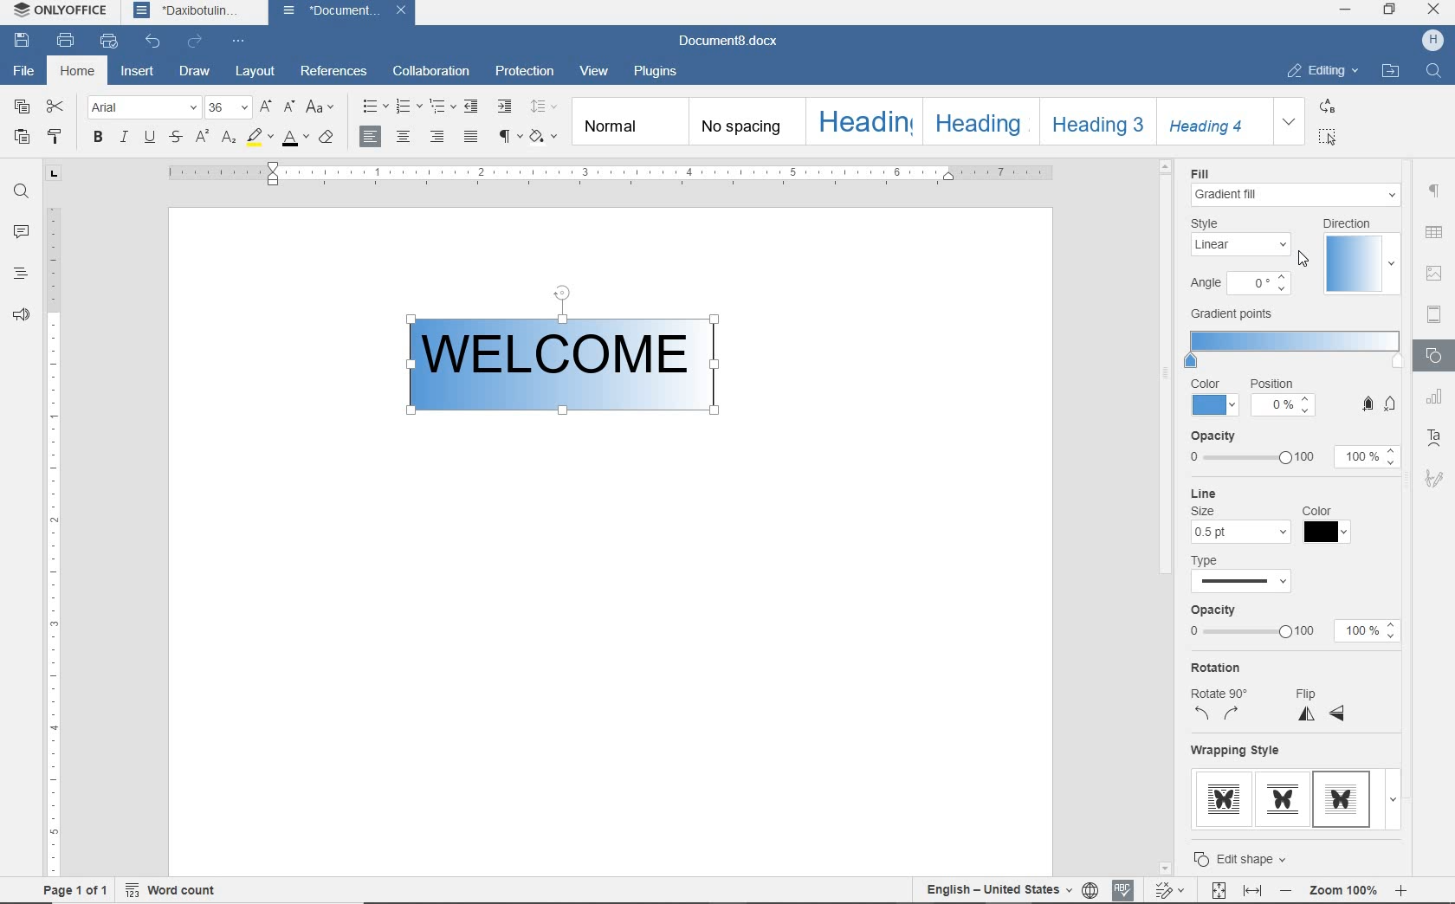 The image size is (1455, 904). Describe the element at coordinates (1212, 511) in the screenshot. I see `Size` at that location.